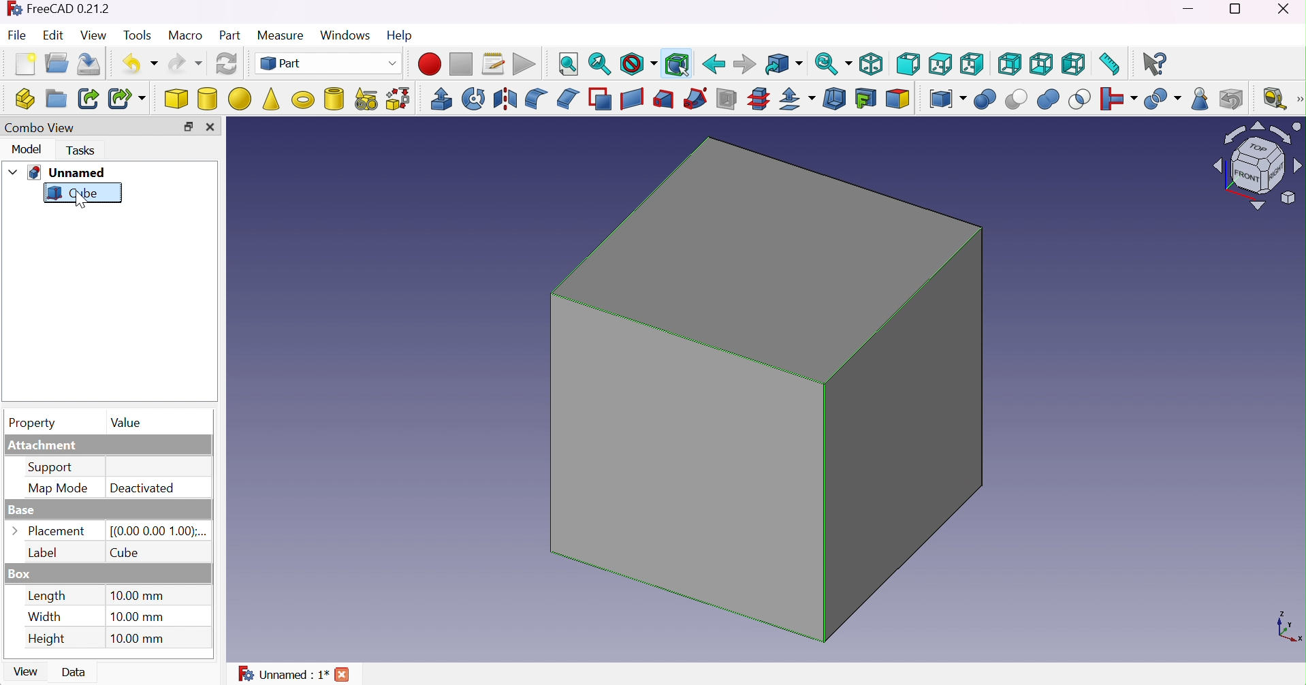 Image resolution: width=1306 pixels, height=685 pixels. I want to click on Viewing angle, so click(1257, 167).